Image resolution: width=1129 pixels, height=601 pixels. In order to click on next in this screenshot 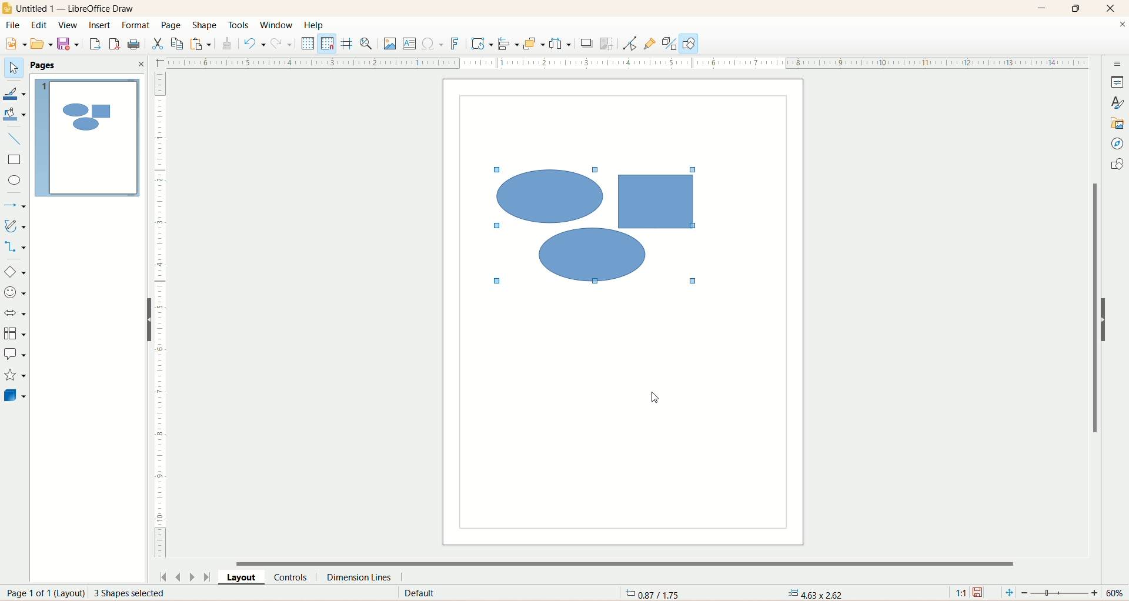, I will do `click(193, 577)`.